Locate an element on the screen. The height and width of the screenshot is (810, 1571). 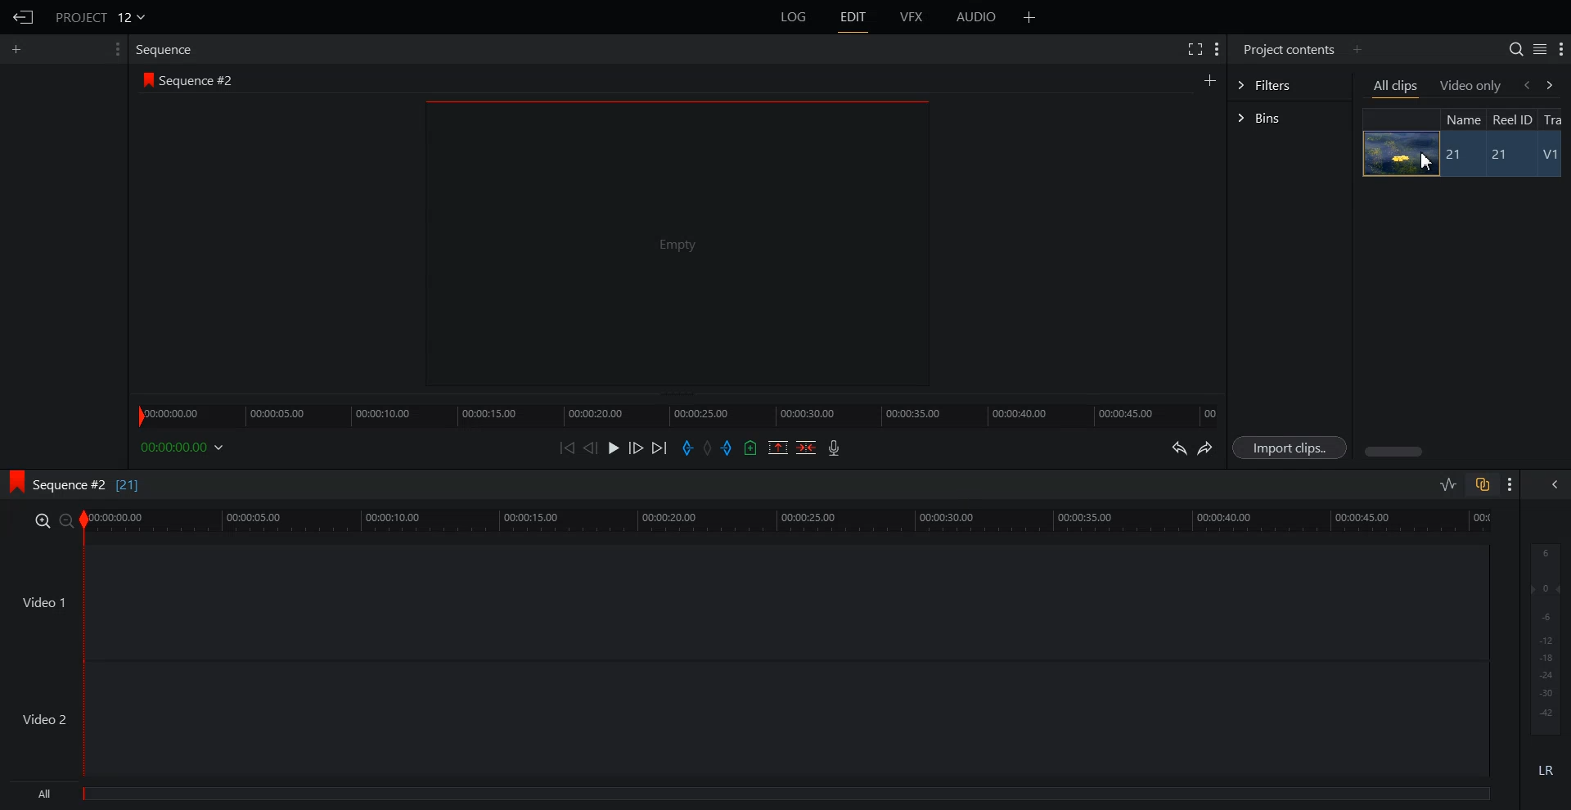
Nurse one frame forward is located at coordinates (637, 448).